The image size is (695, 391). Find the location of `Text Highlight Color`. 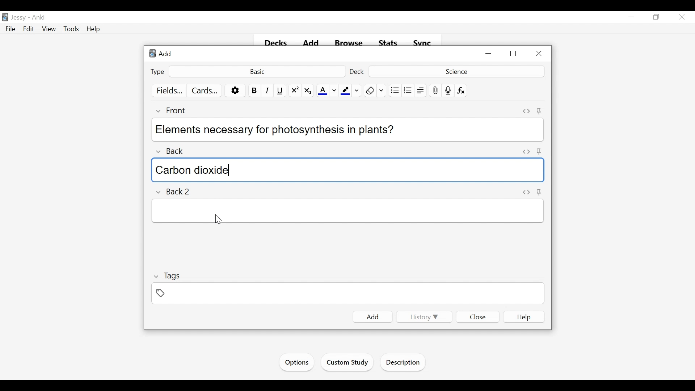

Text Highlight Color is located at coordinates (345, 91).